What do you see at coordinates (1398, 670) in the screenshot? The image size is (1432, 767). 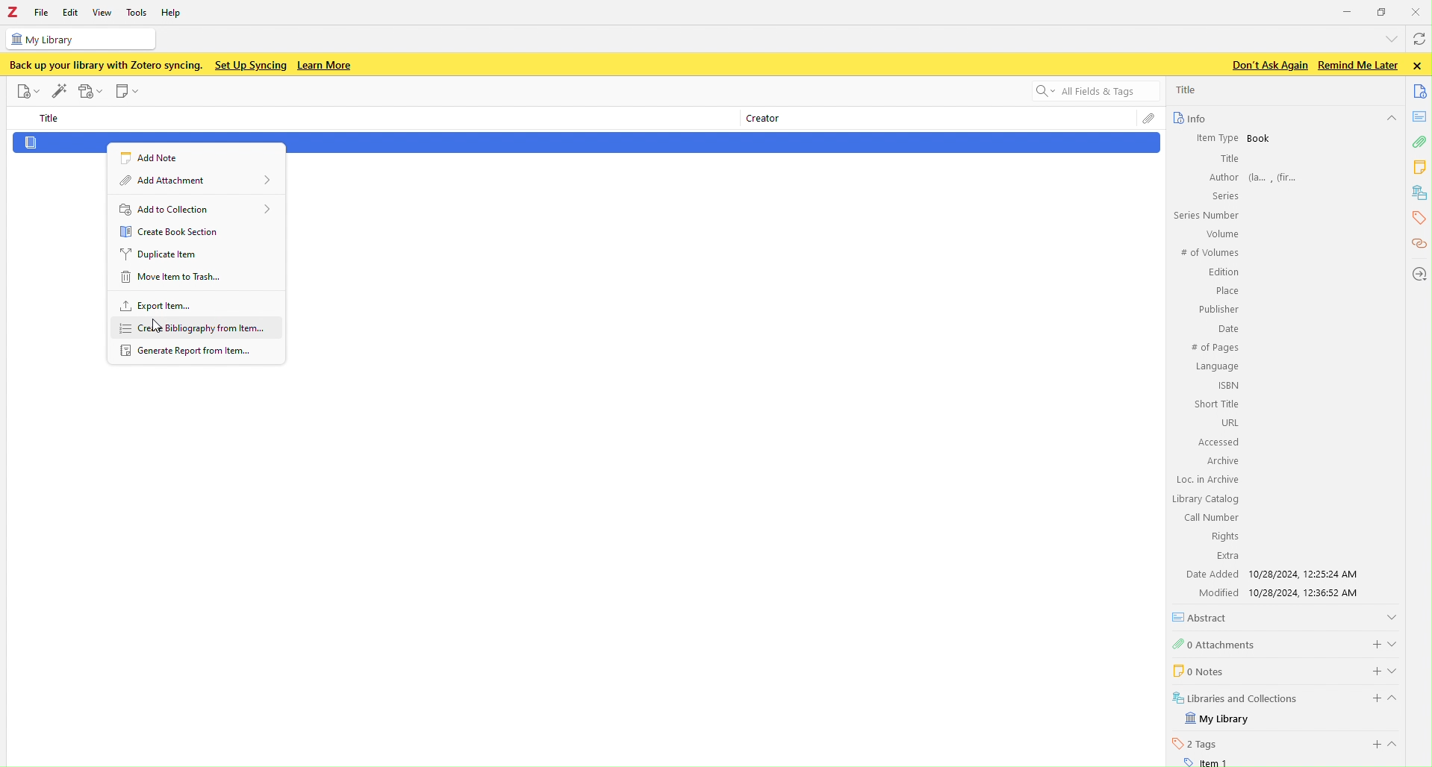 I see `show` at bounding box center [1398, 670].